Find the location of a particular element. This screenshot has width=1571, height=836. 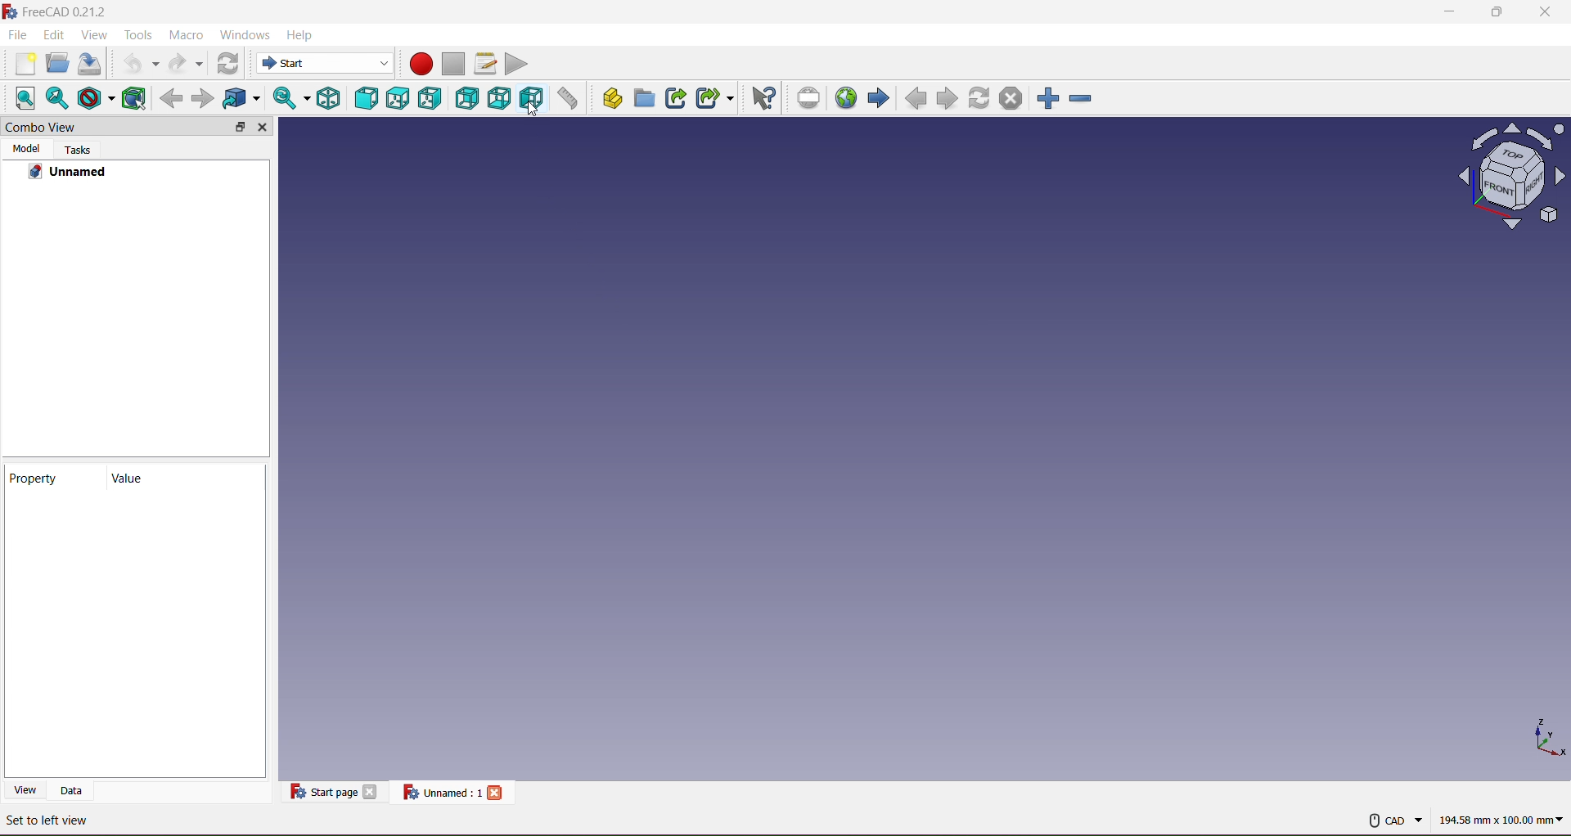

Maximize is located at coordinates (239, 127).